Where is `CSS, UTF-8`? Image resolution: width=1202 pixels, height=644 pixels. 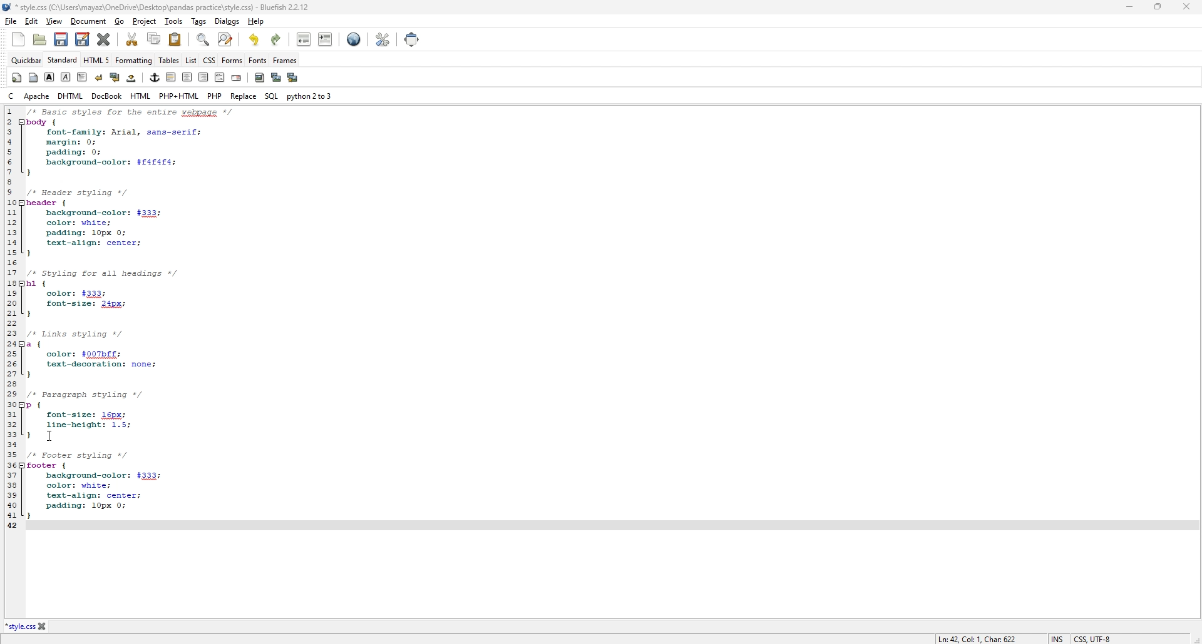
CSS, UTF-8 is located at coordinates (1095, 638).